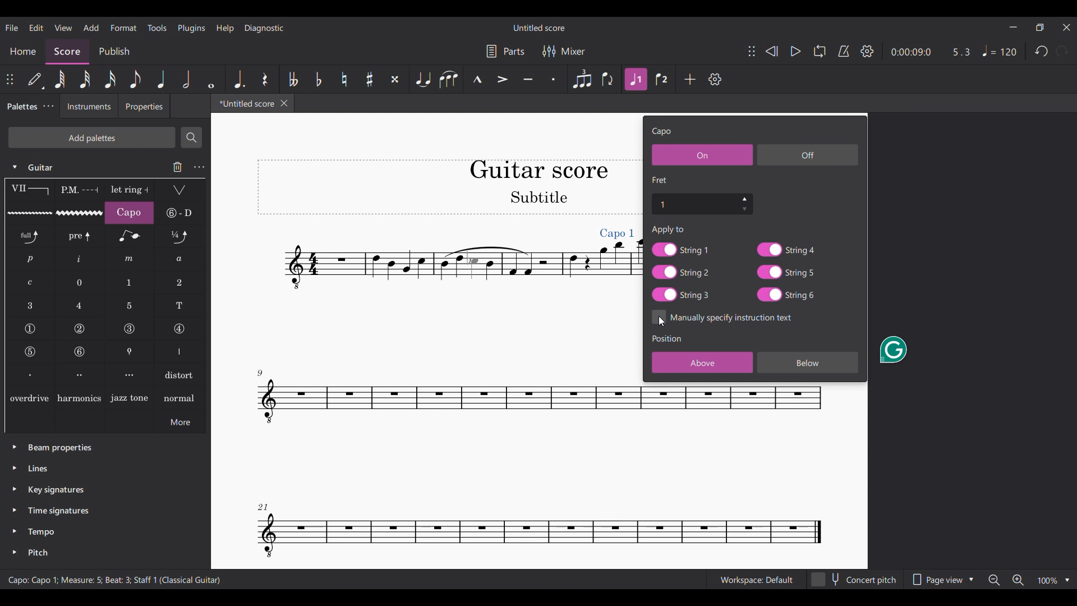 Image resolution: width=1077 pixels, height=606 pixels. What do you see at coordinates (998, 50) in the screenshot?
I see `Tempo` at bounding box center [998, 50].